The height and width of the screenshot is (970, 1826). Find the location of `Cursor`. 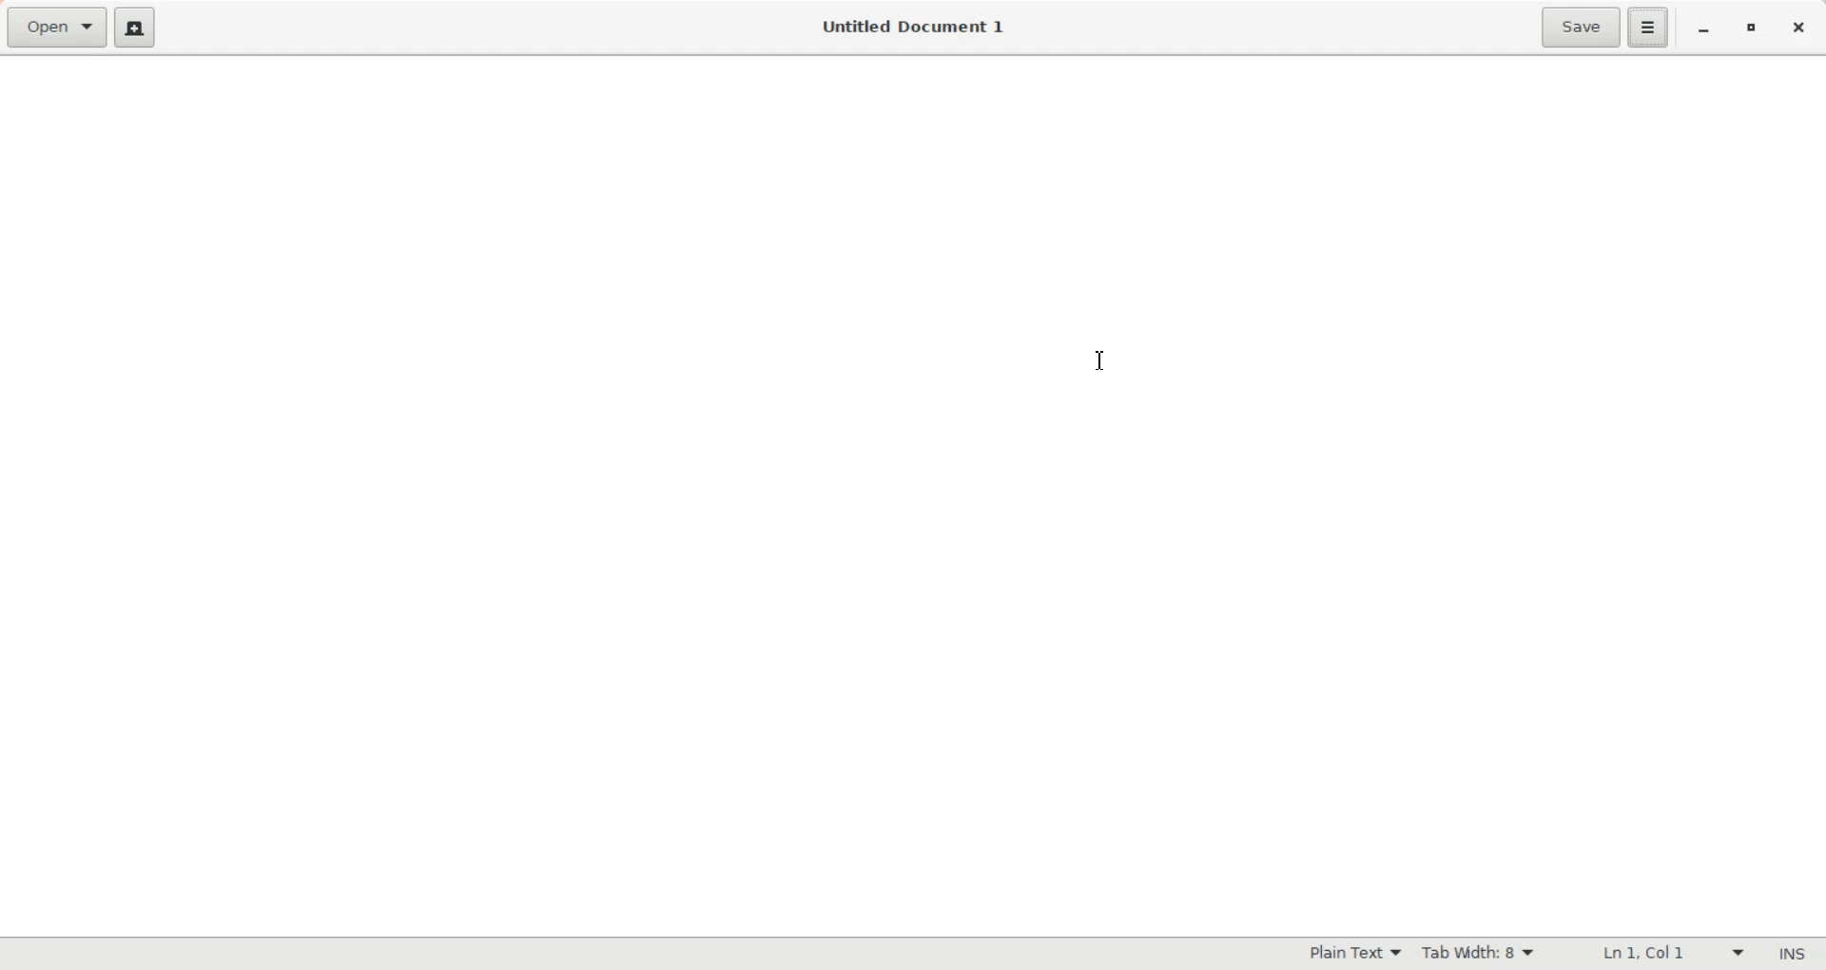

Cursor is located at coordinates (1099, 362).